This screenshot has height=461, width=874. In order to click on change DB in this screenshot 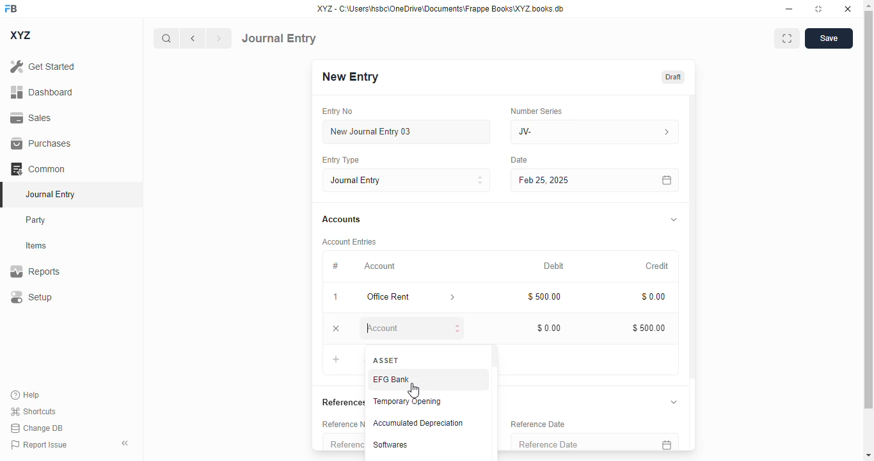, I will do `click(37, 428)`.